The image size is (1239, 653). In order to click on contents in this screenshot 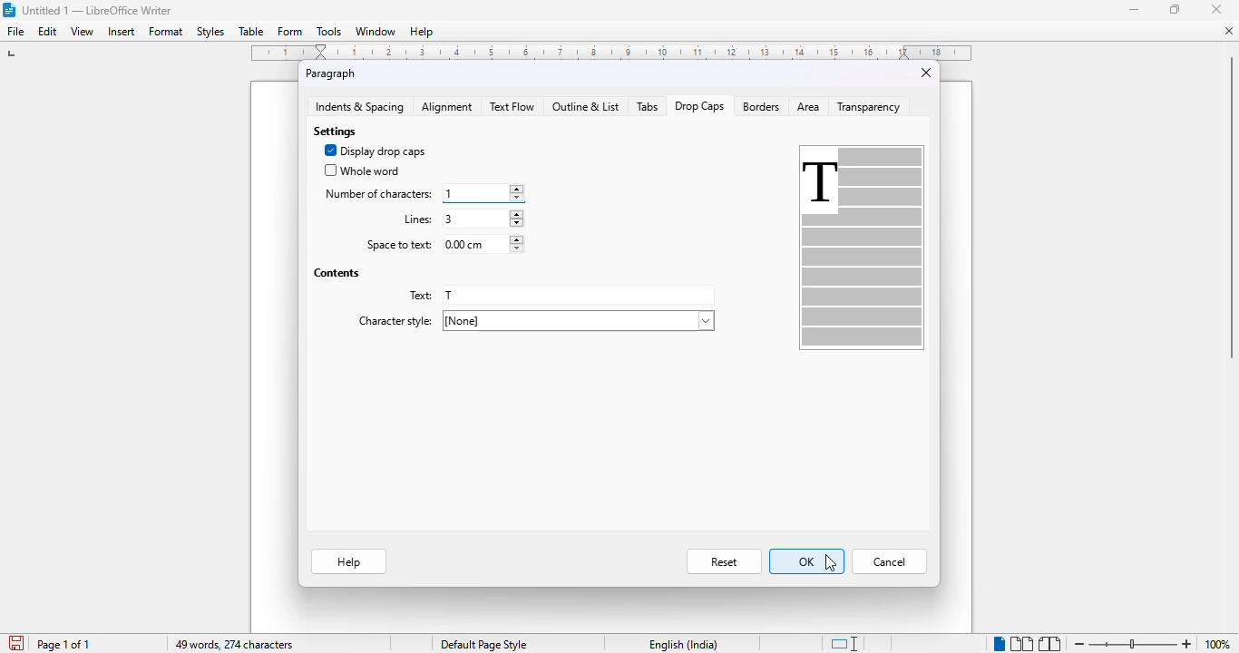, I will do `click(337, 274)`.